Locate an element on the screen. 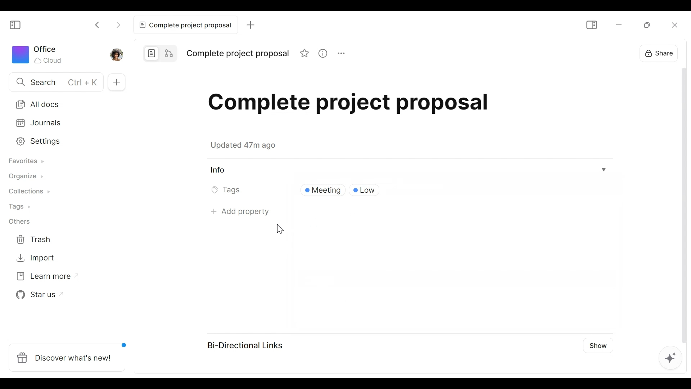 The width and height of the screenshot is (691, 389). Bi-Directional Links is located at coordinates (248, 344).